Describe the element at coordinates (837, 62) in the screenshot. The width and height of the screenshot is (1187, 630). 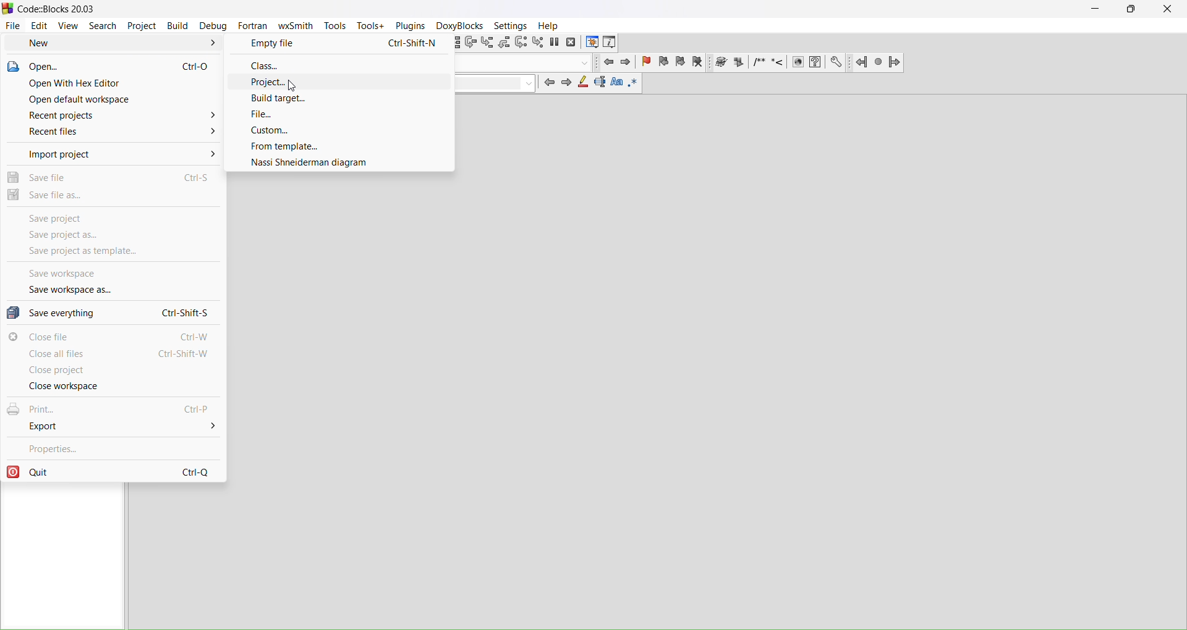
I see `Preferences` at that location.